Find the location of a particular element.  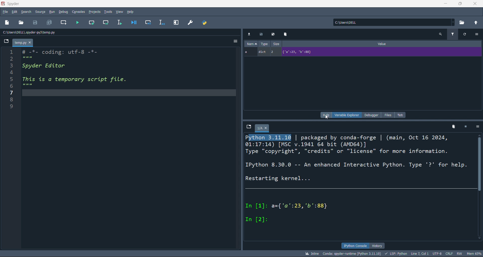

filter is located at coordinates (453, 35).